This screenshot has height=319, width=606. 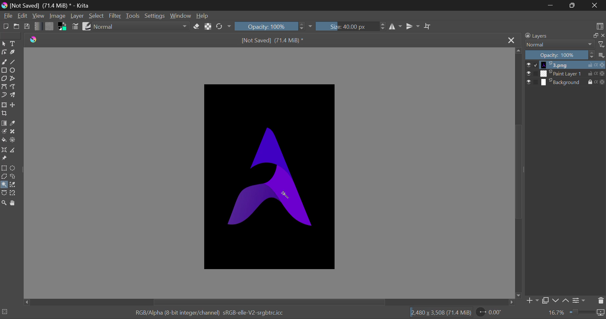 What do you see at coordinates (493, 312) in the screenshot?
I see `Page Rotation` at bounding box center [493, 312].